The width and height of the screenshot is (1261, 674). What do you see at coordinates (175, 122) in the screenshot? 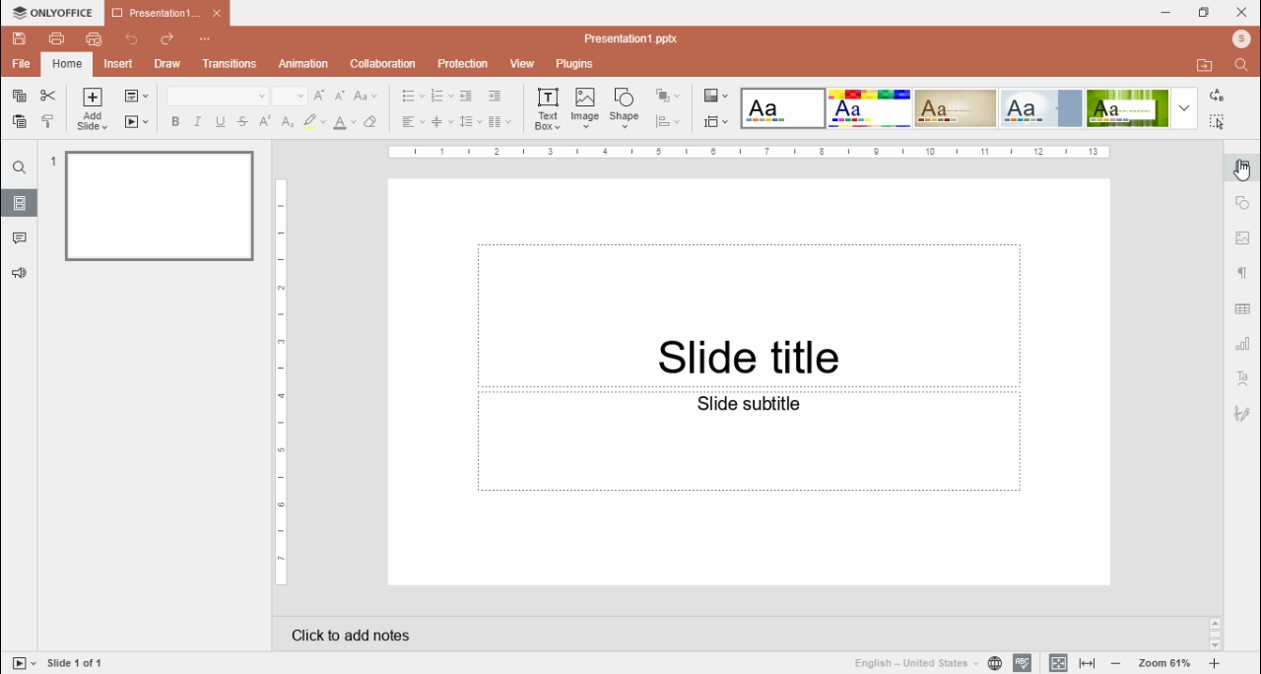
I see `bold` at bounding box center [175, 122].